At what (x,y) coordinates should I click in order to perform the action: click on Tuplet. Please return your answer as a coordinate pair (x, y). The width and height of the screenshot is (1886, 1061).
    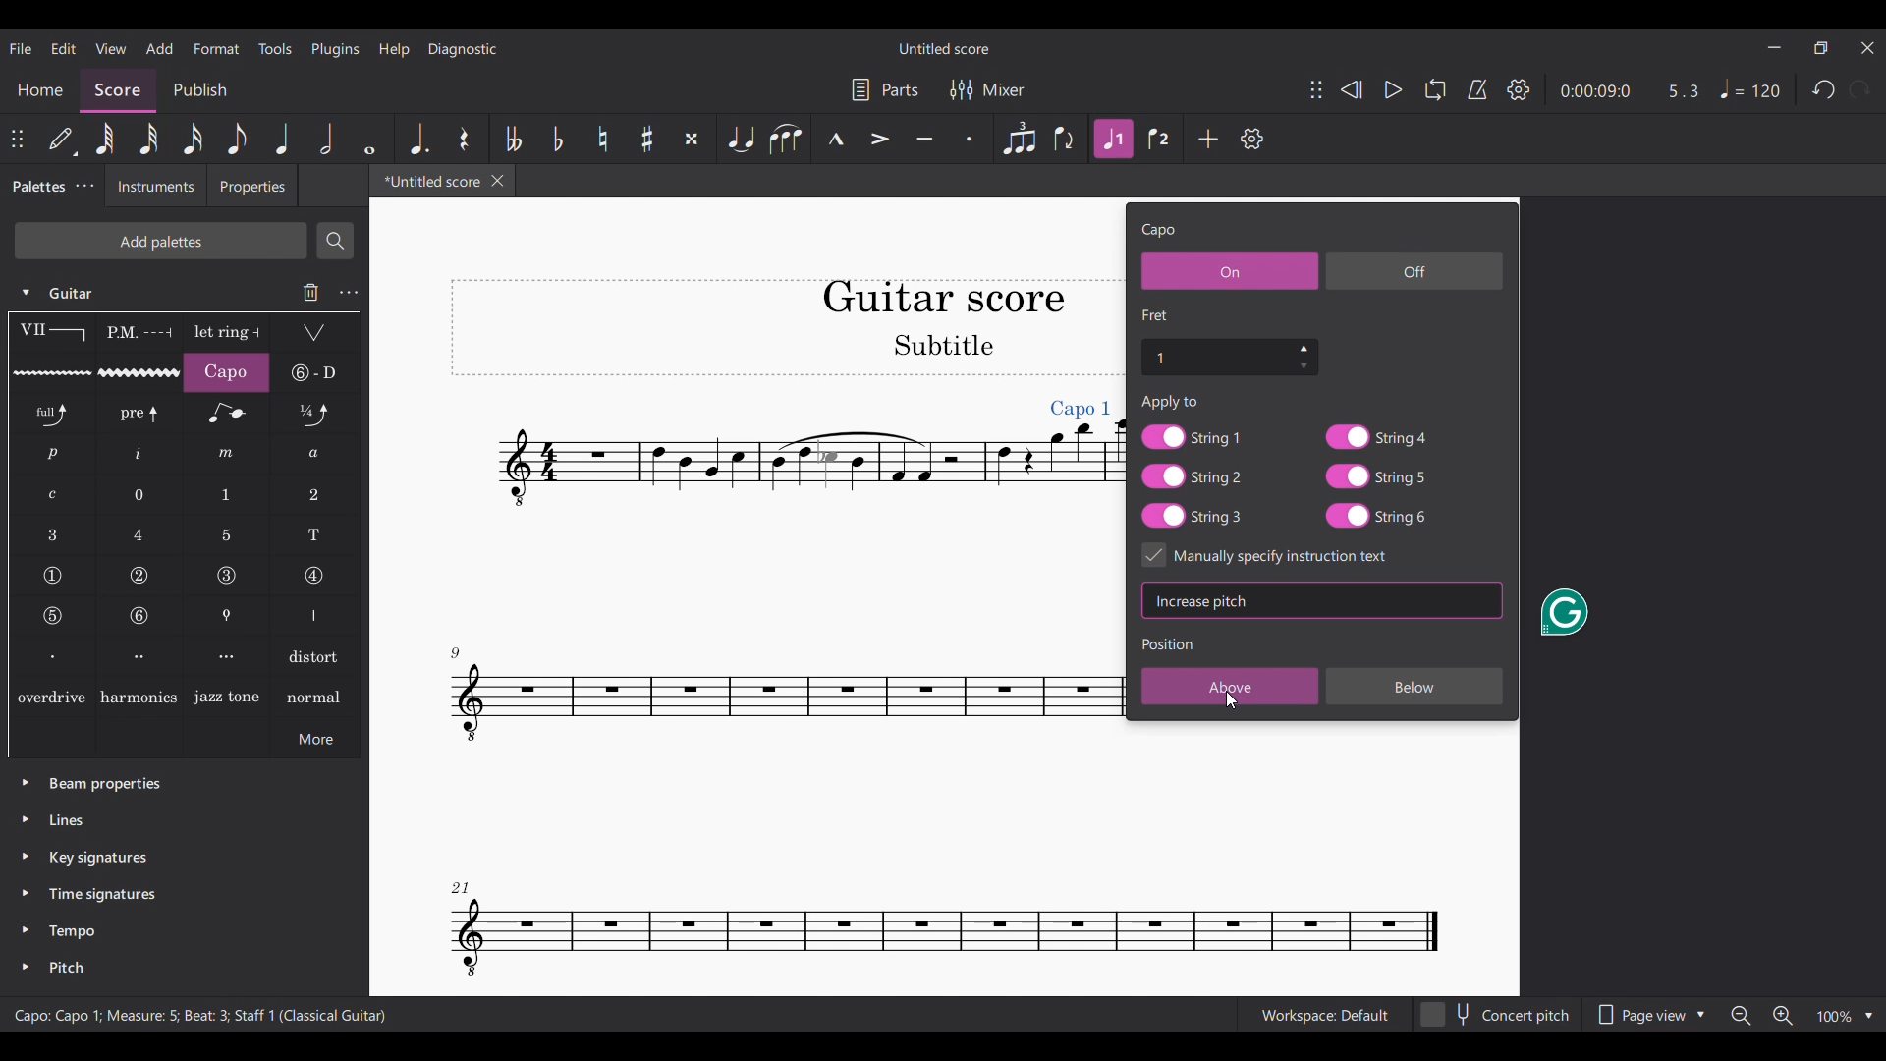
    Looking at the image, I should click on (1018, 139).